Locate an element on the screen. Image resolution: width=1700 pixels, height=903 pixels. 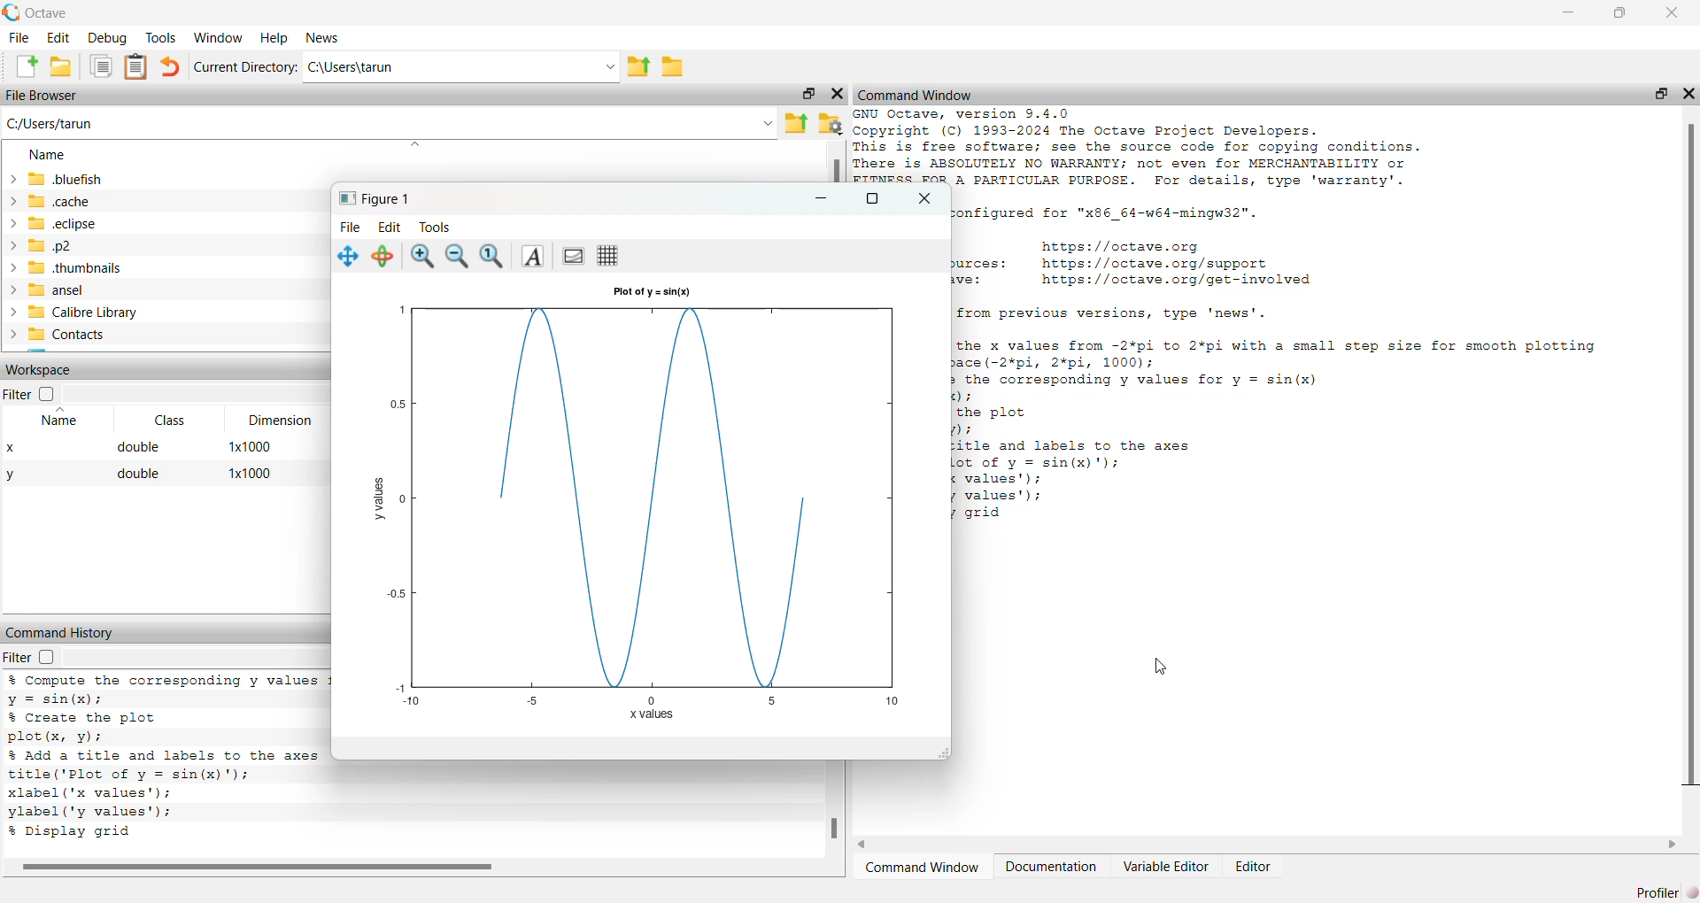
folder is located at coordinates (61, 66).